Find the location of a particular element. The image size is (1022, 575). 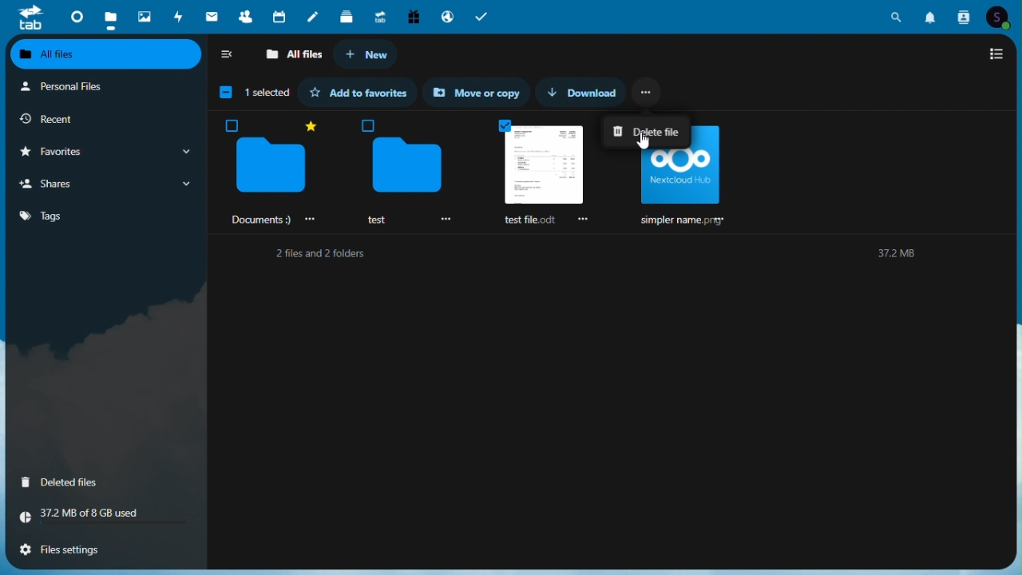

cursor is located at coordinates (645, 139).